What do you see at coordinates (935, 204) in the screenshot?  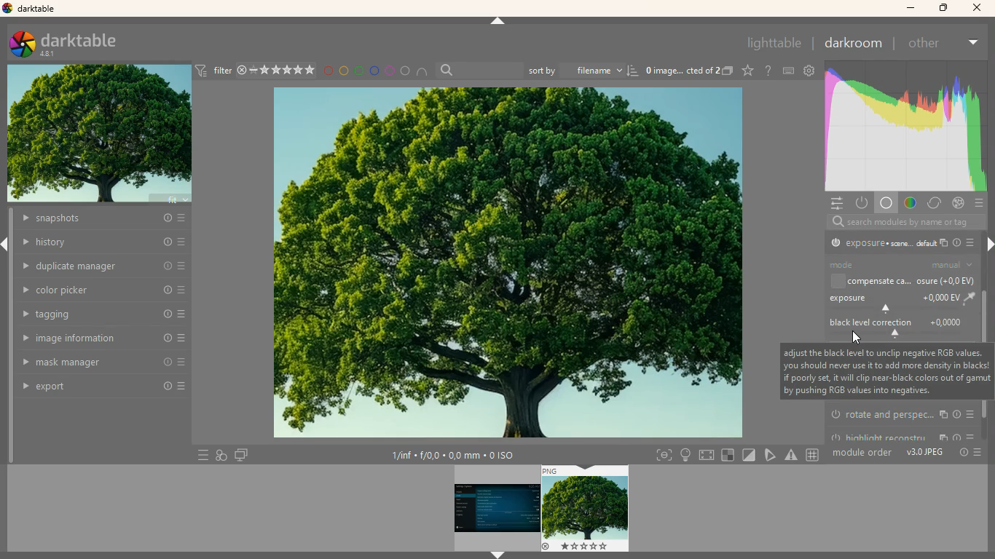 I see `change` at bounding box center [935, 204].